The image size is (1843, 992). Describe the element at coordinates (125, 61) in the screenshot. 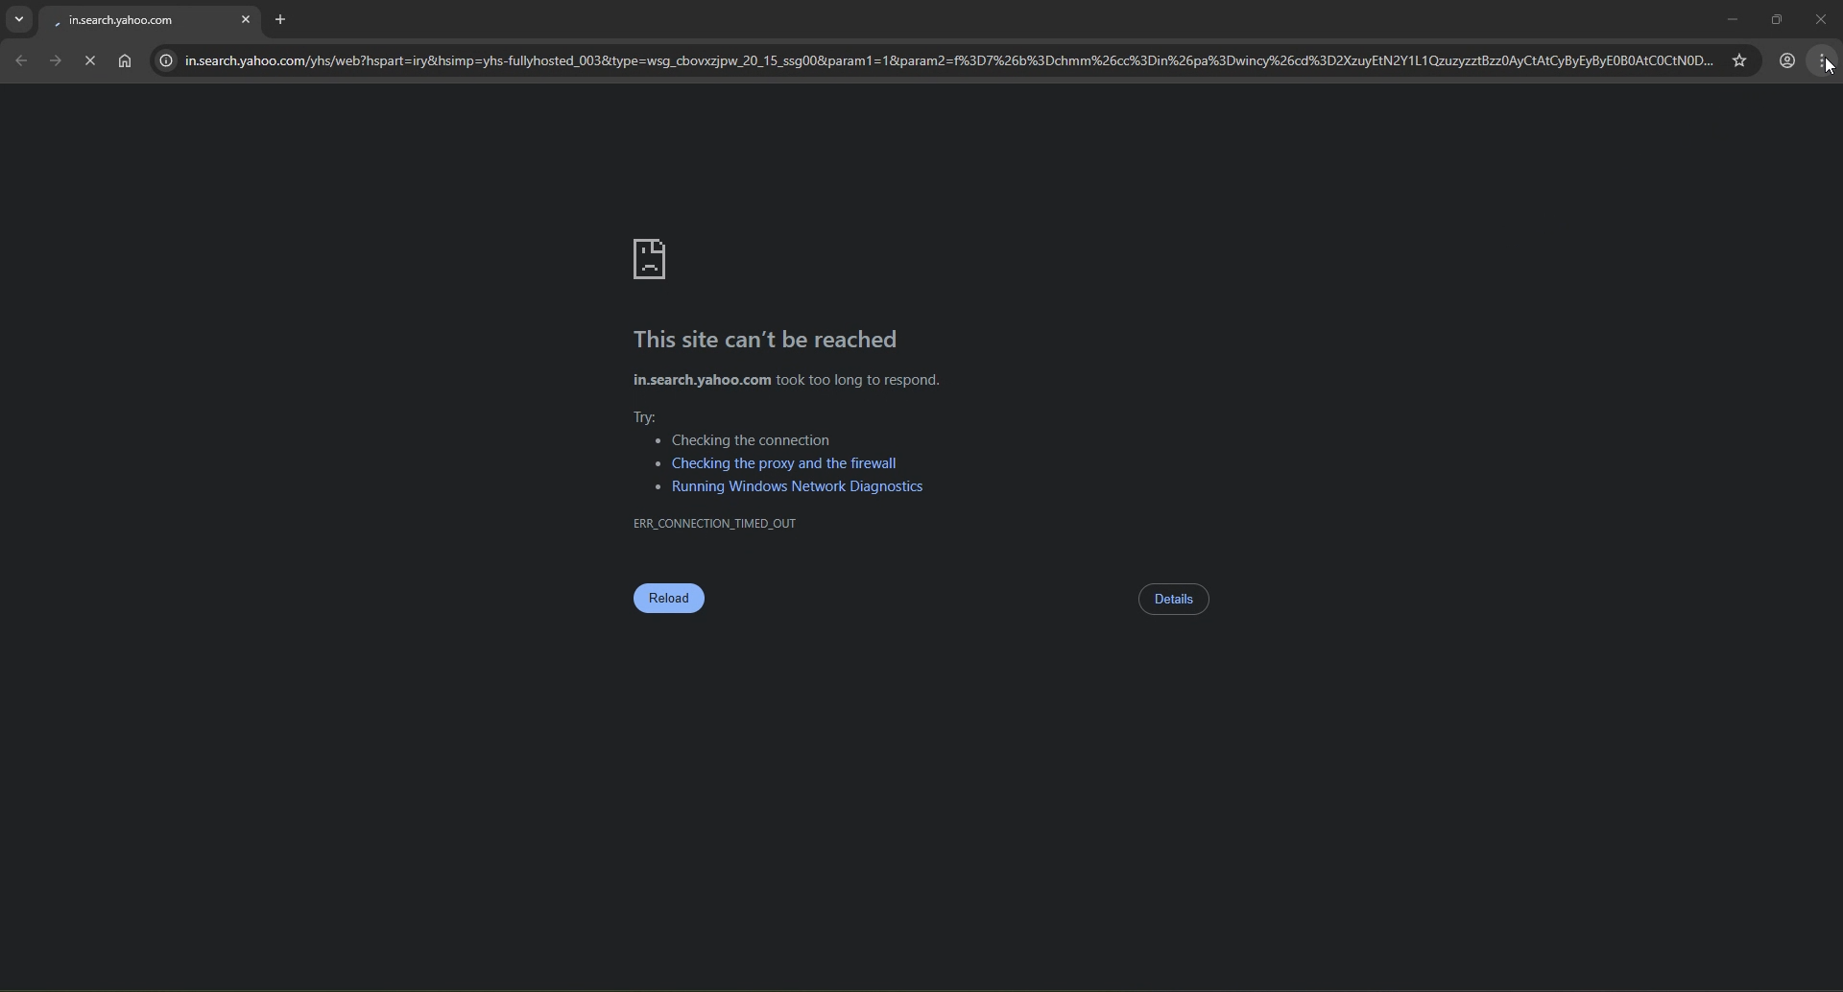

I see `Home Page` at that location.